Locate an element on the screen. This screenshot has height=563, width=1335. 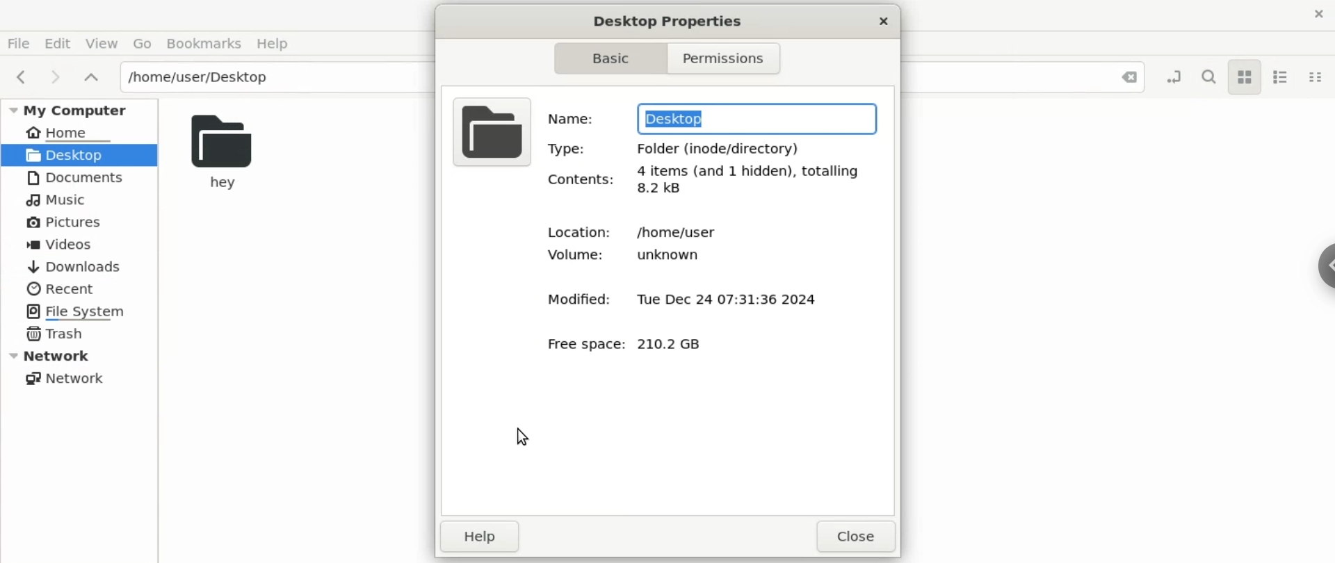
unknown is located at coordinates (663, 257).